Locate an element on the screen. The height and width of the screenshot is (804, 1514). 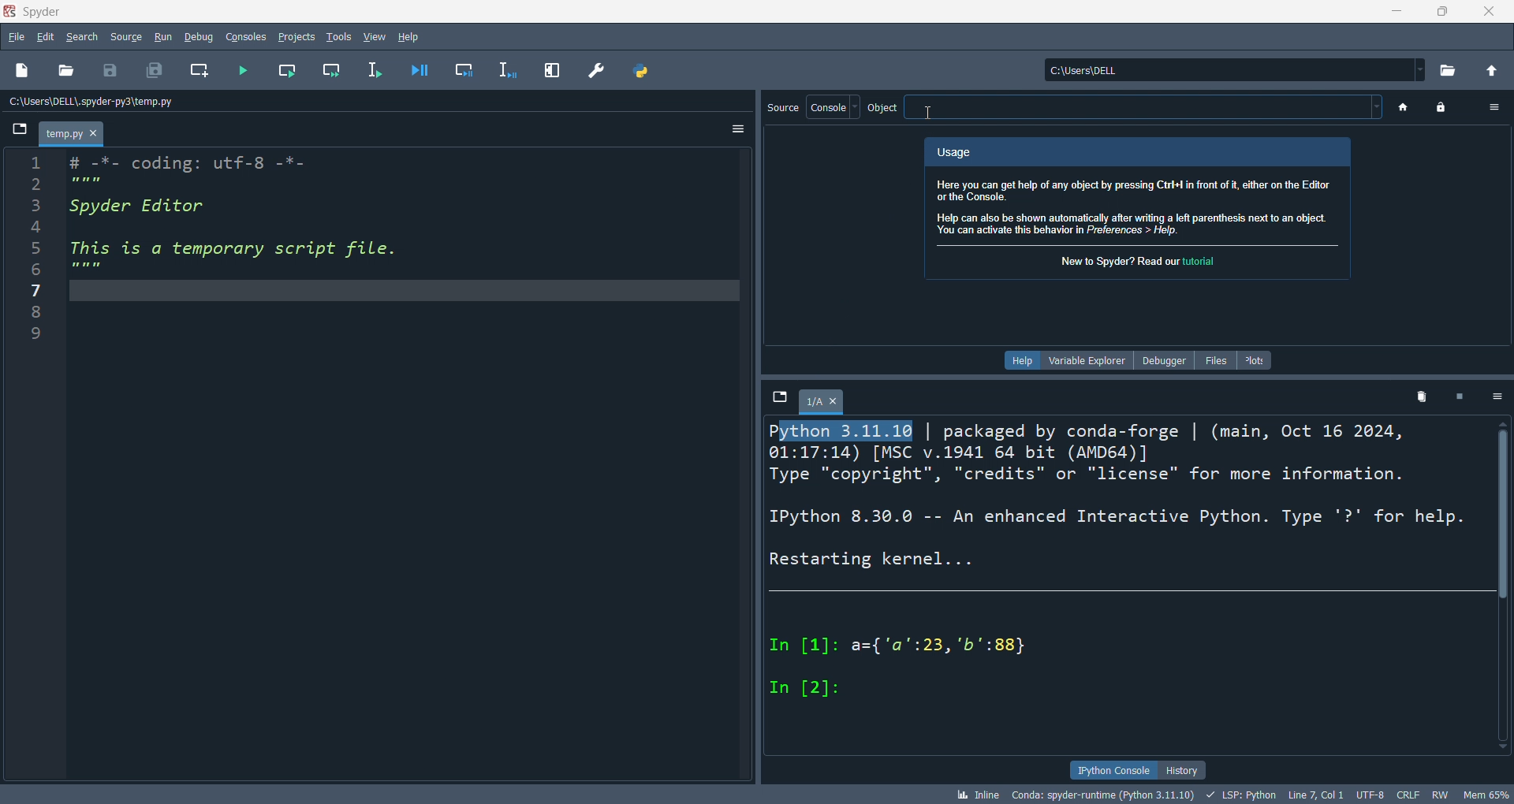
debug cel is located at coordinates (458, 71).